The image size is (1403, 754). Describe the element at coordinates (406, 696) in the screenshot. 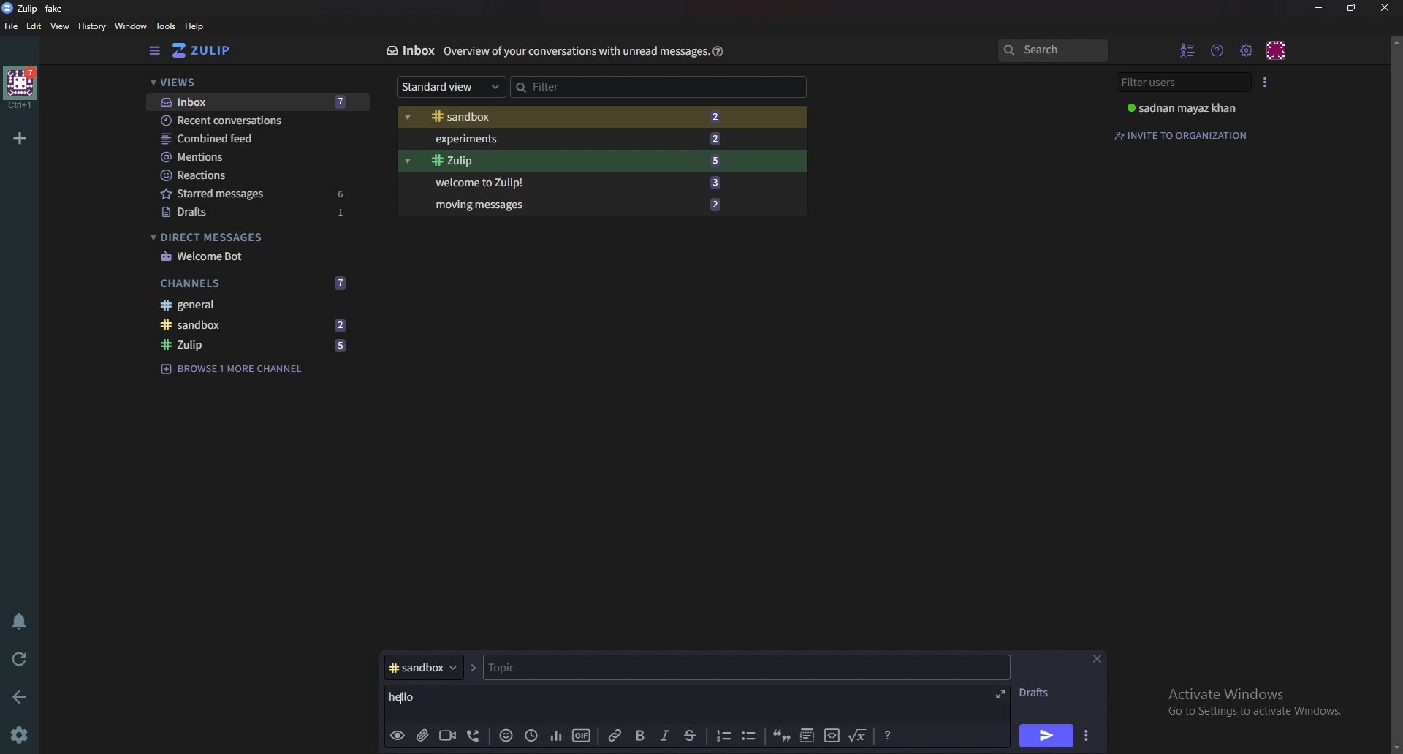

I see `cursor` at that location.